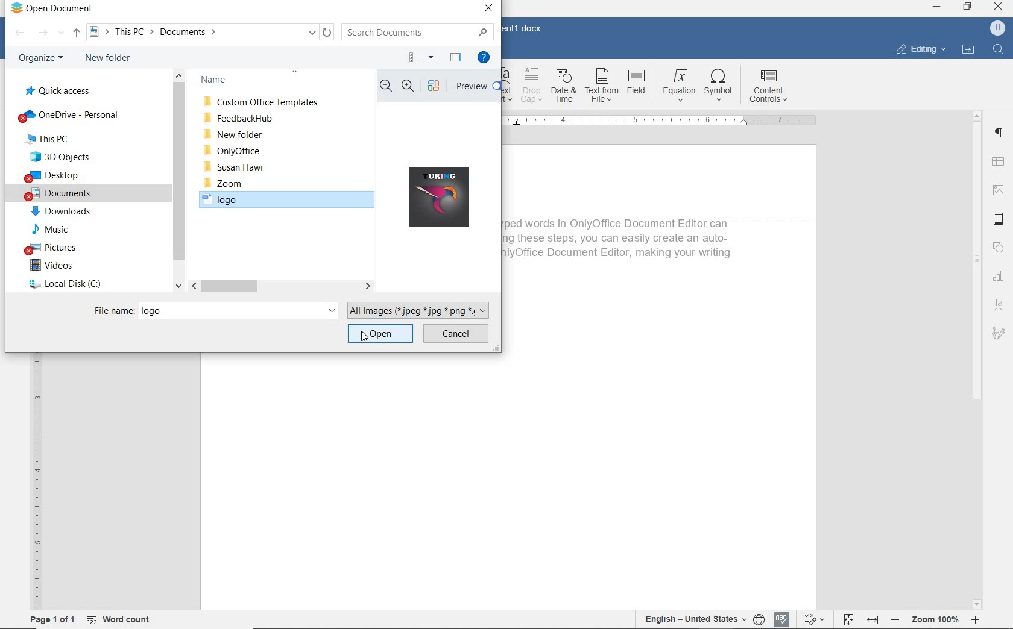 The height and width of the screenshot is (629, 1013). Describe the element at coordinates (636, 87) in the screenshot. I see `FIELD` at that location.